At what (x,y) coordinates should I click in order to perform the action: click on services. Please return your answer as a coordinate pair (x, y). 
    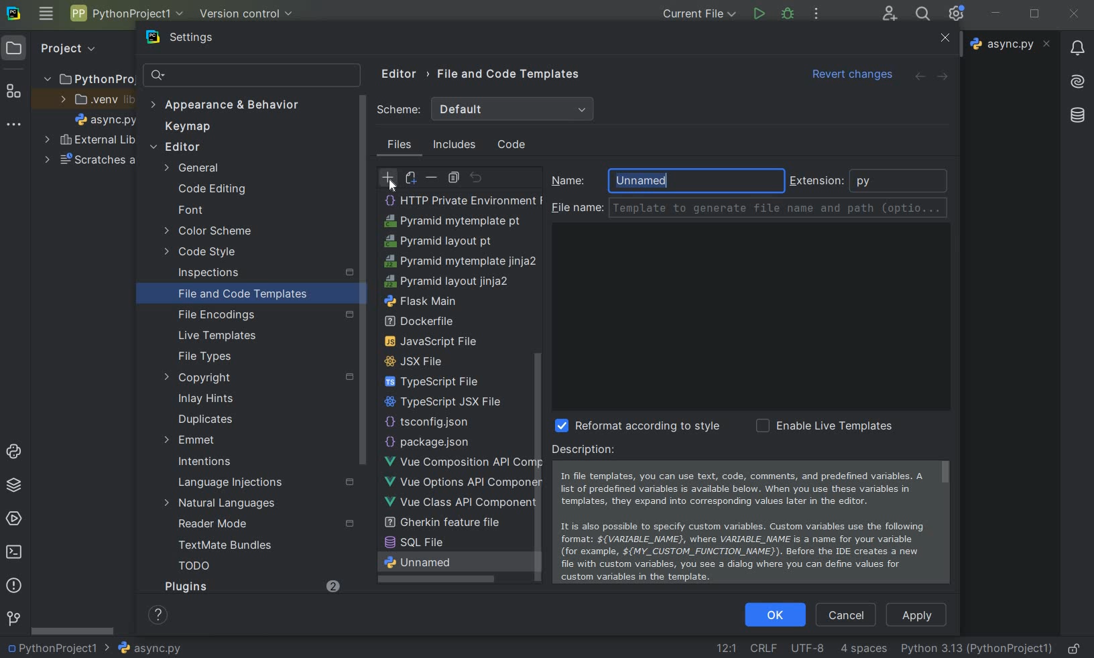
    Looking at the image, I should click on (15, 518).